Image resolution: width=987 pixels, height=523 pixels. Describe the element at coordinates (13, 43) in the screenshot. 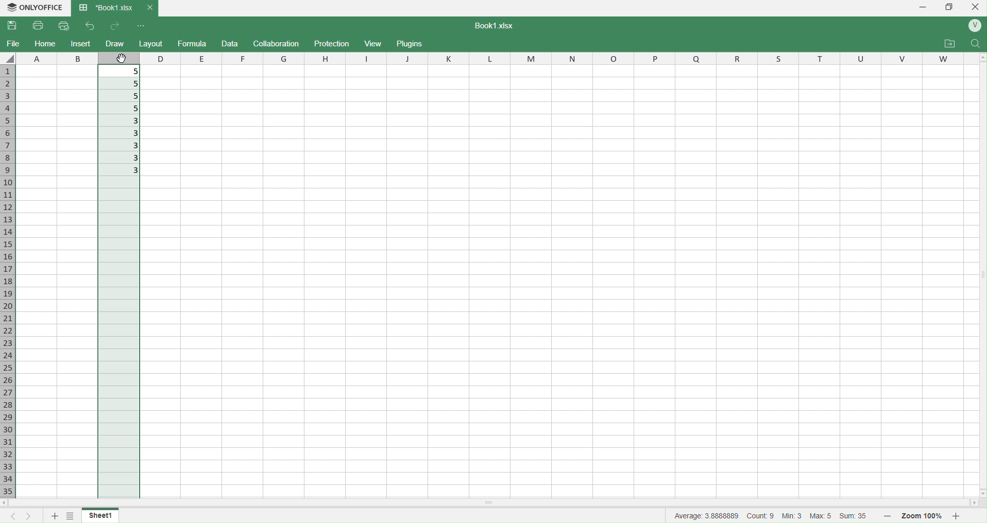

I see `File` at that location.